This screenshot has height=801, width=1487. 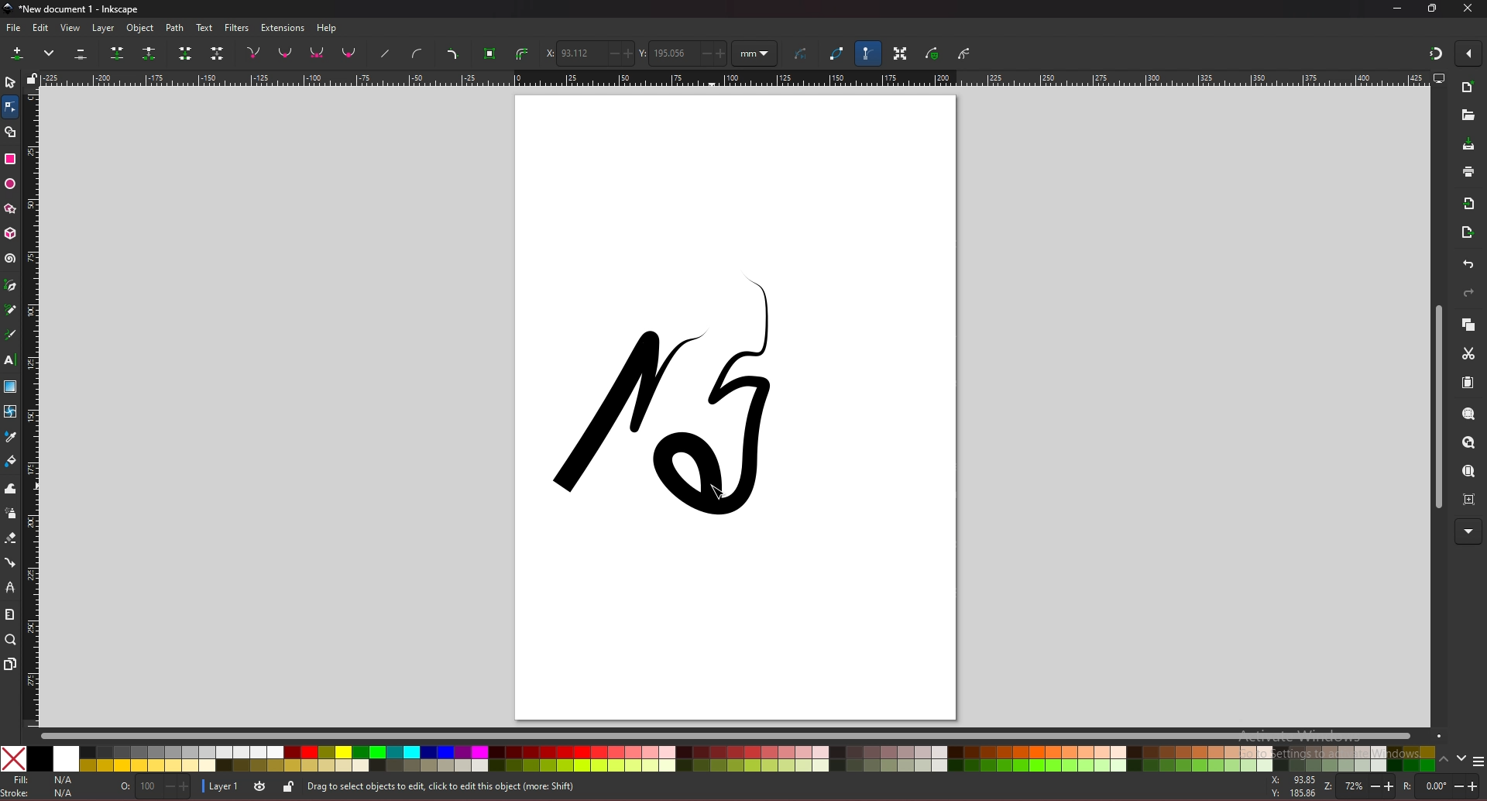 What do you see at coordinates (12, 588) in the screenshot?
I see `lpe` at bounding box center [12, 588].